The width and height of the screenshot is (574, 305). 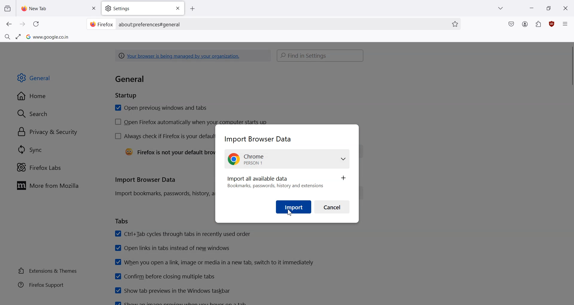 I want to click on Open previous windows and tabs, so click(x=160, y=108).